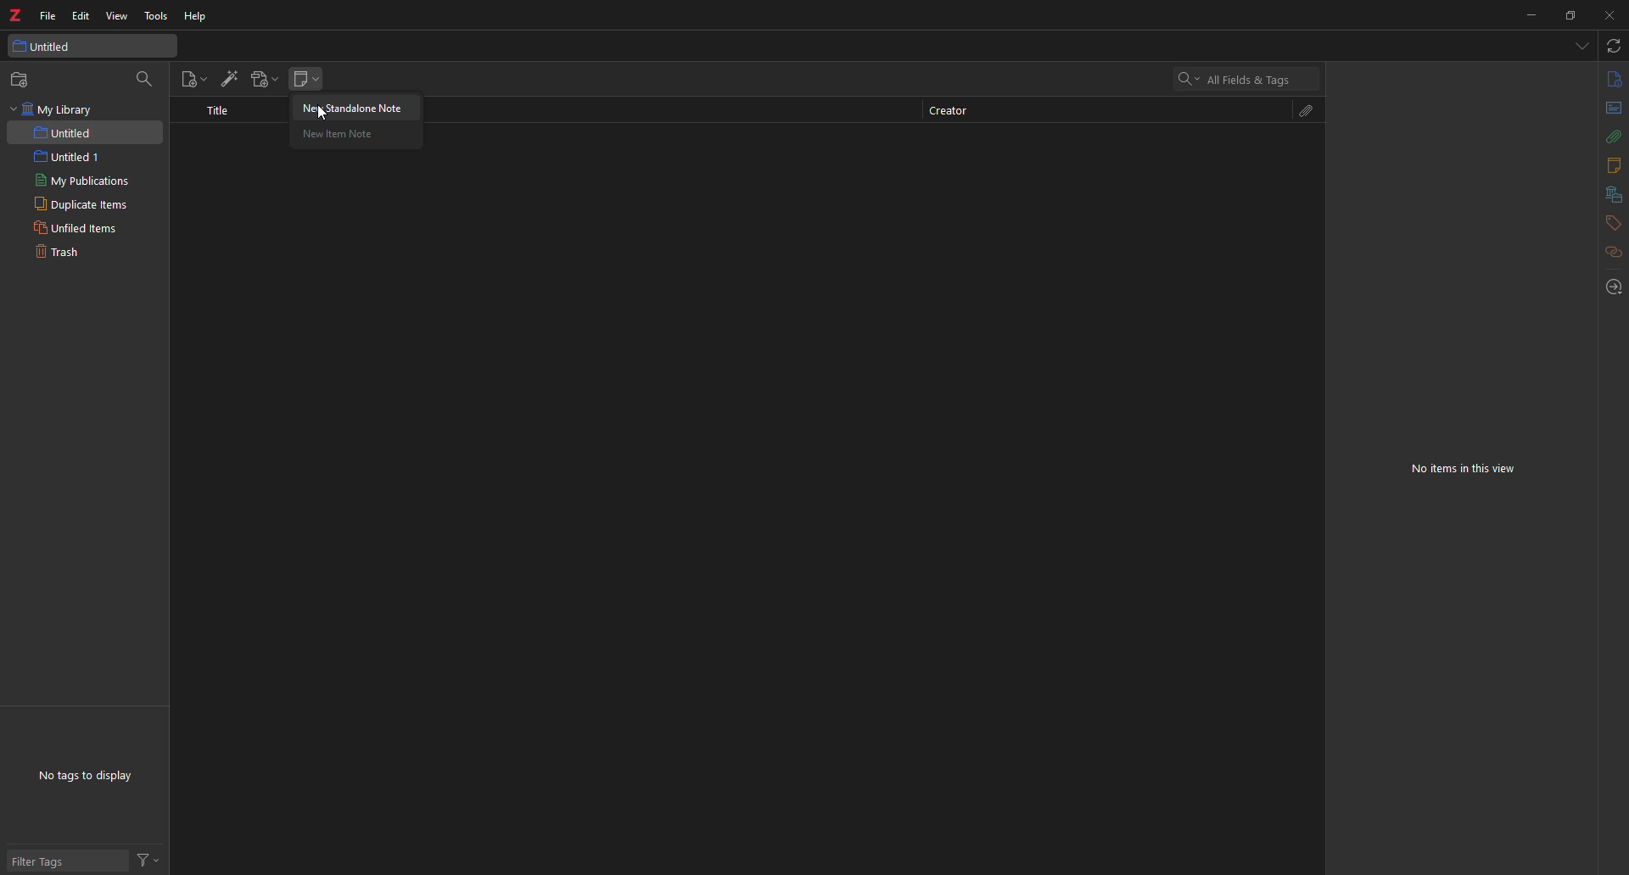 The width and height of the screenshot is (1629, 875). Describe the element at coordinates (1238, 78) in the screenshot. I see `all fields and tags` at that location.